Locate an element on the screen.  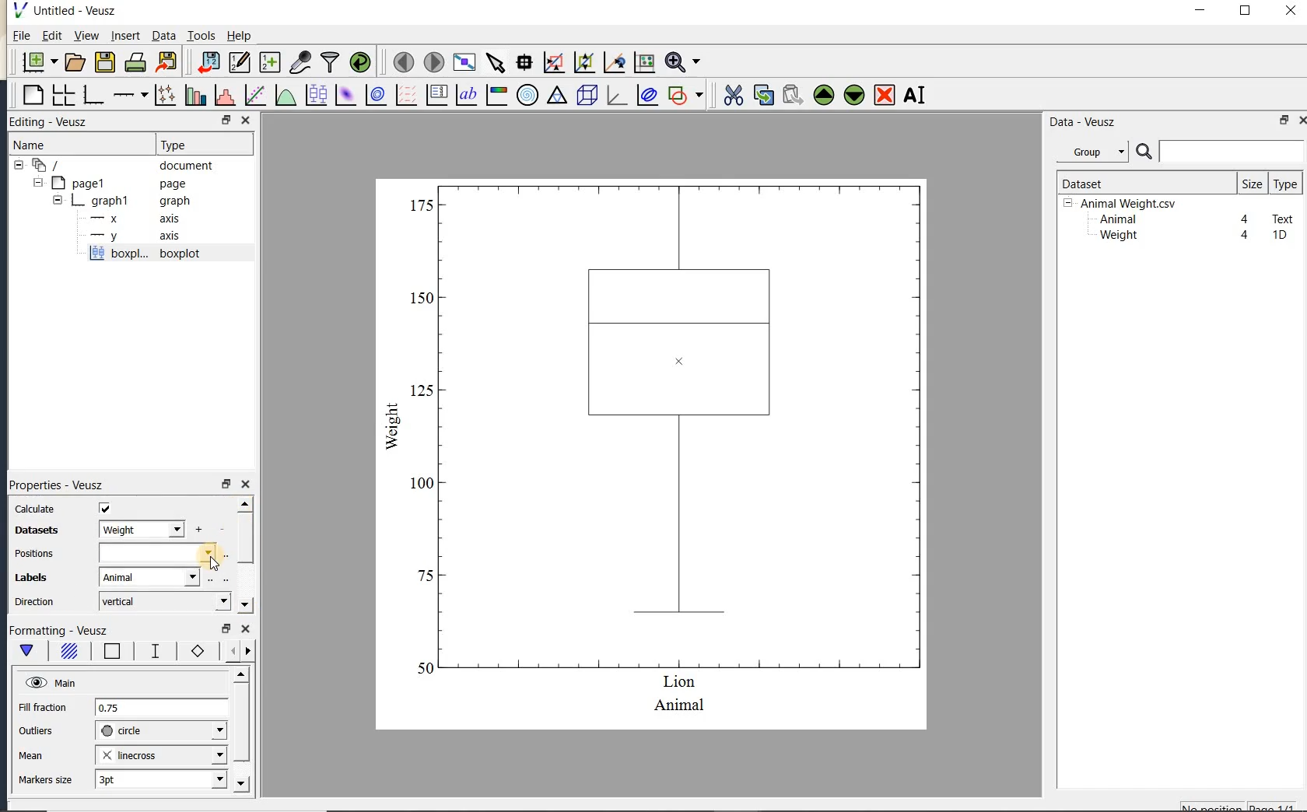
Labels is located at coordinates (33, 578).